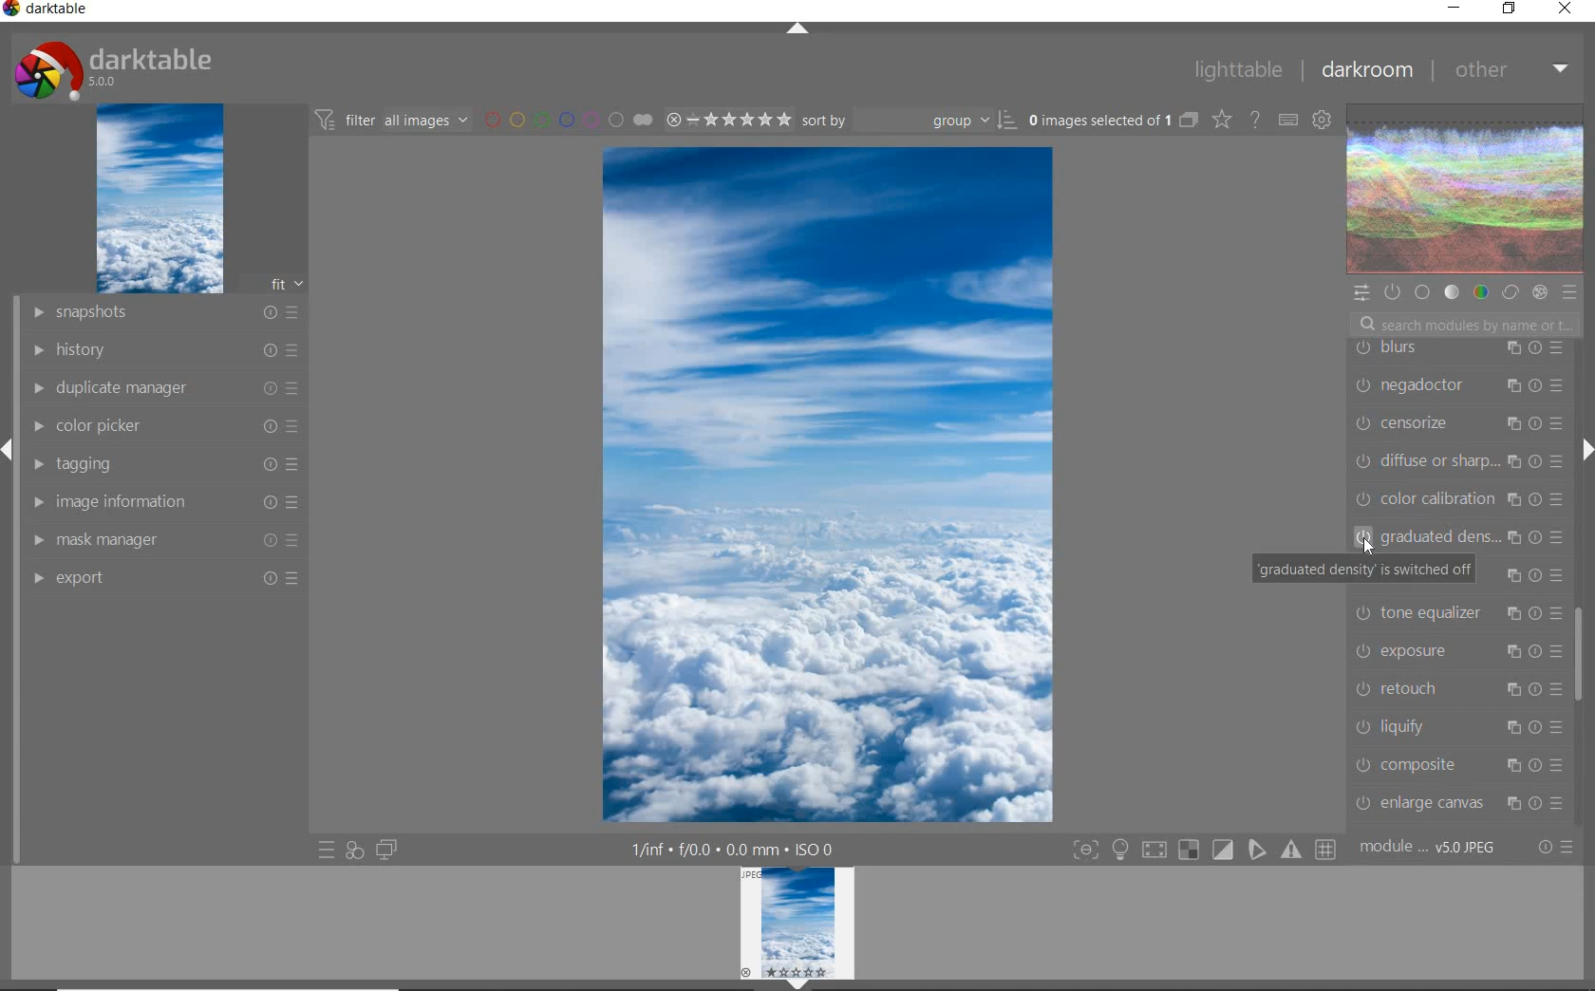 The width and height of the screenshot is (1595, 991). I want to click on COLLAPSE GROUPED IMAGES, so click(1190, 119).